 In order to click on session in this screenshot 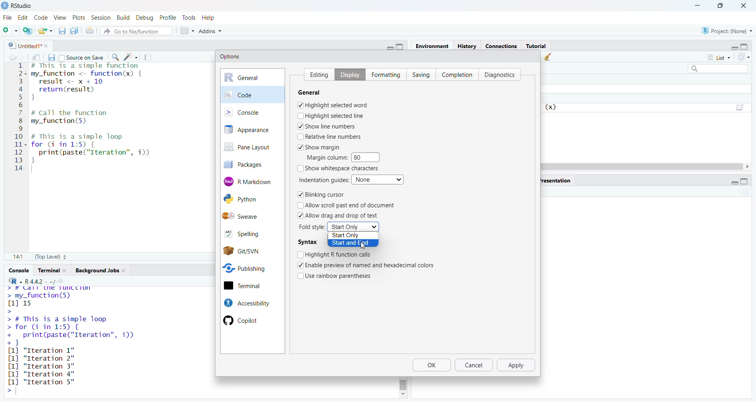, I will do `click(100, 17)`.